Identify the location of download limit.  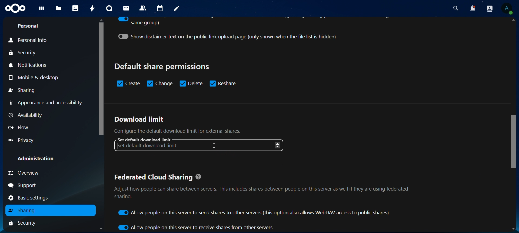
(202, 135).